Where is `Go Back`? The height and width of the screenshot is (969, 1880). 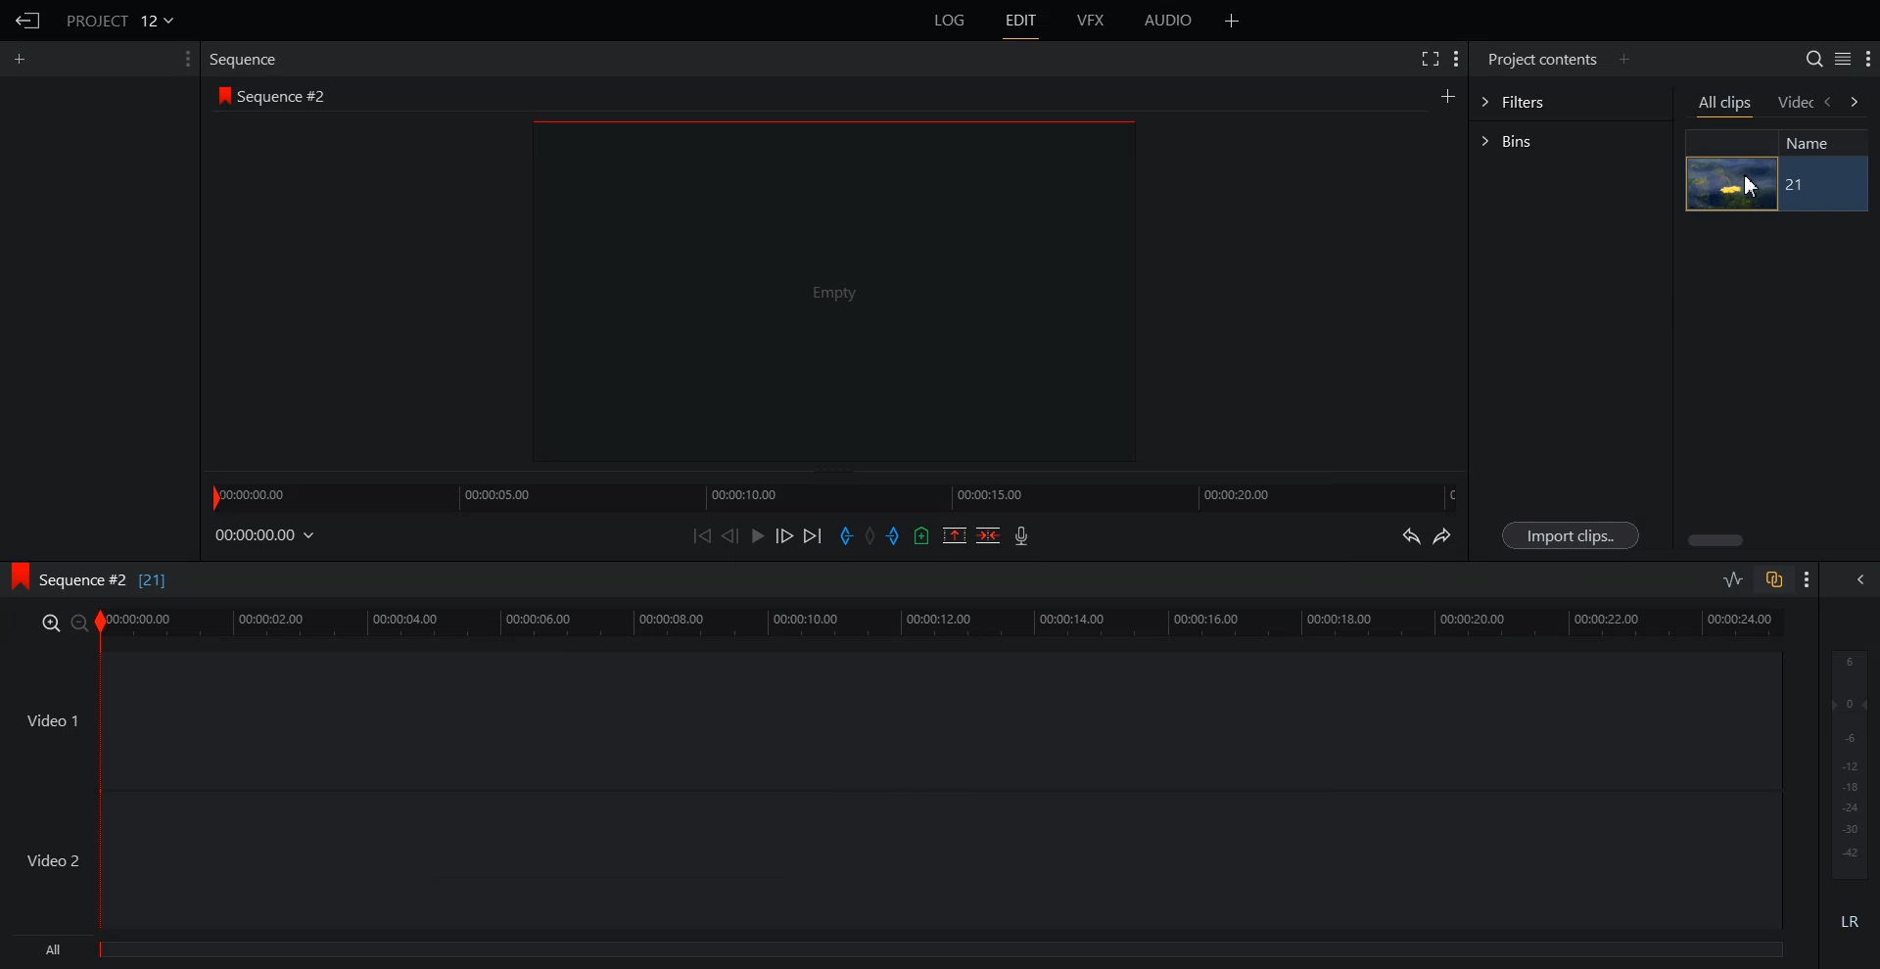 Go Back is located at coordinates (29, 22).